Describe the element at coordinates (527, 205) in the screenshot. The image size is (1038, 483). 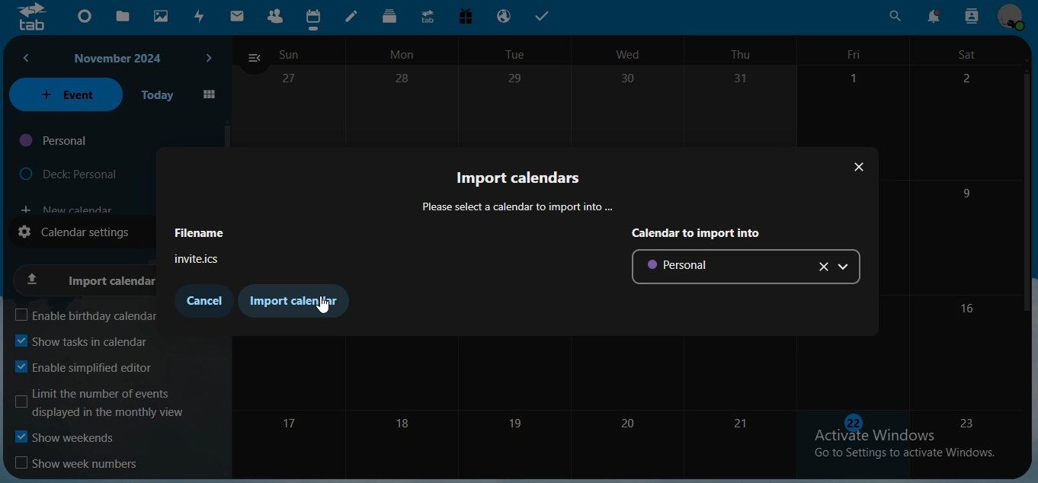
I see `Please select a calendar to import into ...` at that location.